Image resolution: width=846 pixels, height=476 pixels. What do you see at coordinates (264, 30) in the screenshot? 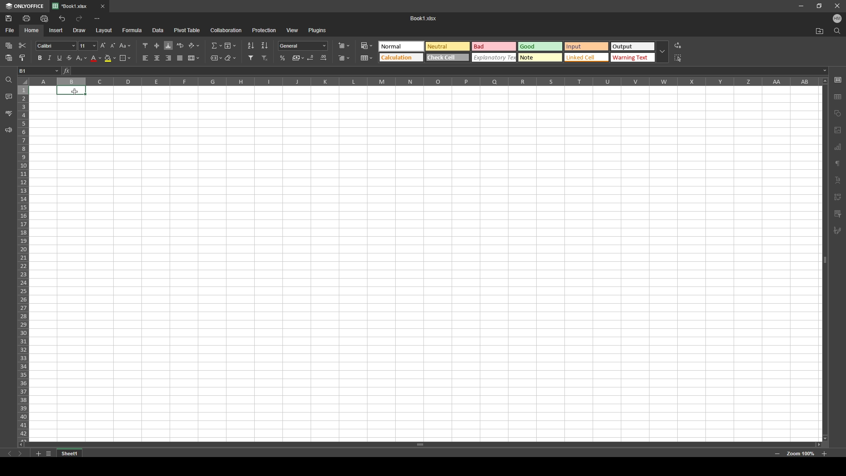
I see `protection` at bounding box center [264, 30].